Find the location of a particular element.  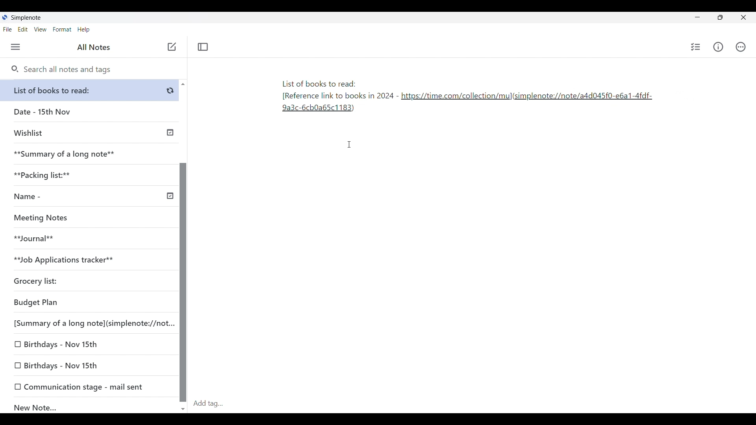

Birthdays - Nov 15th is located at coordinates (90, 366).